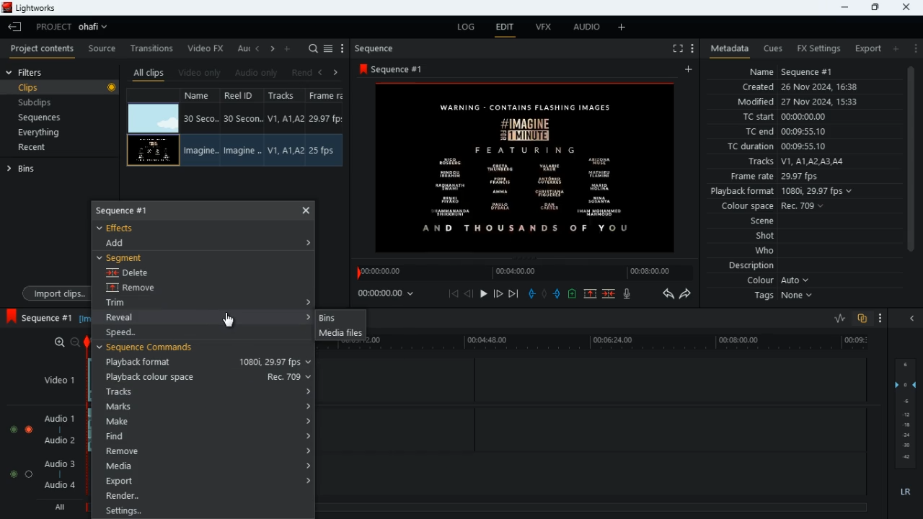 The width and height of the screenshot is (923, 519). What do you see at coordinates (323, 151) in the screenshot?
I see `Frame Rate` at bounding box center [323, 151].